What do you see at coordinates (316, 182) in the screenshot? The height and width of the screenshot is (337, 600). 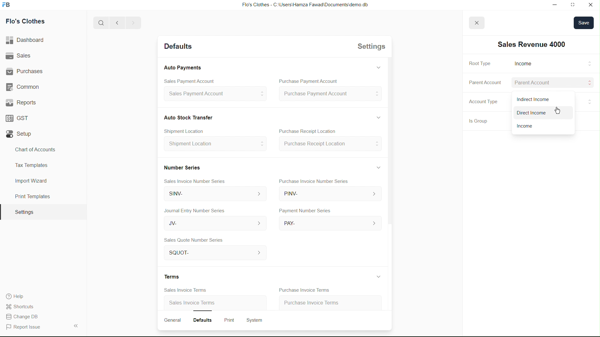 I see `Purchase Invoice Number Series` at bounding box center [316, 182].